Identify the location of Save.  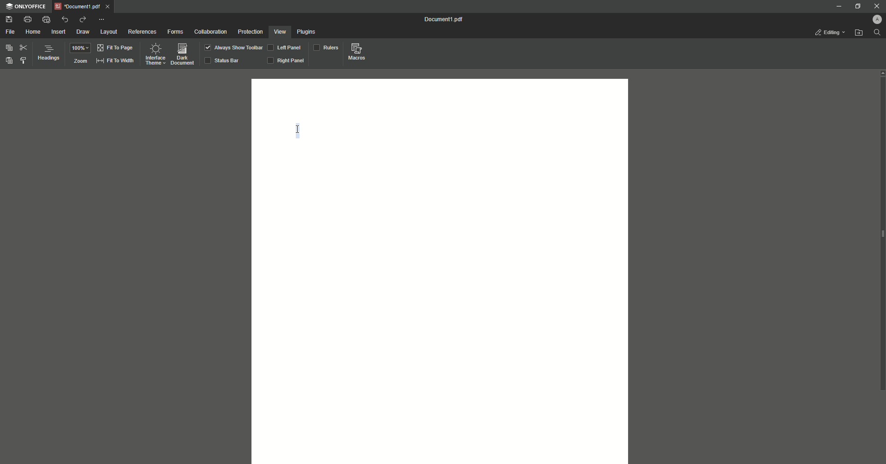
(9, 19).